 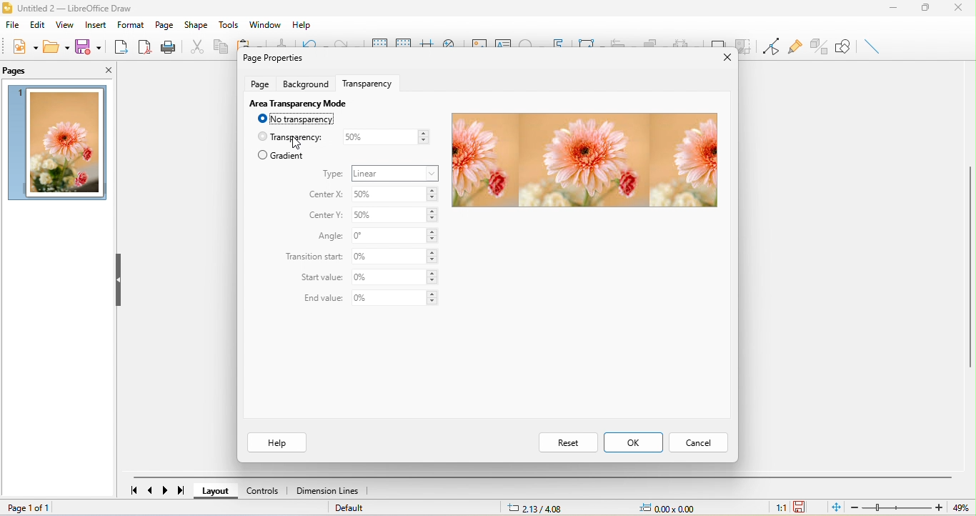 I want to click on linear, so click(x=396, y=173).